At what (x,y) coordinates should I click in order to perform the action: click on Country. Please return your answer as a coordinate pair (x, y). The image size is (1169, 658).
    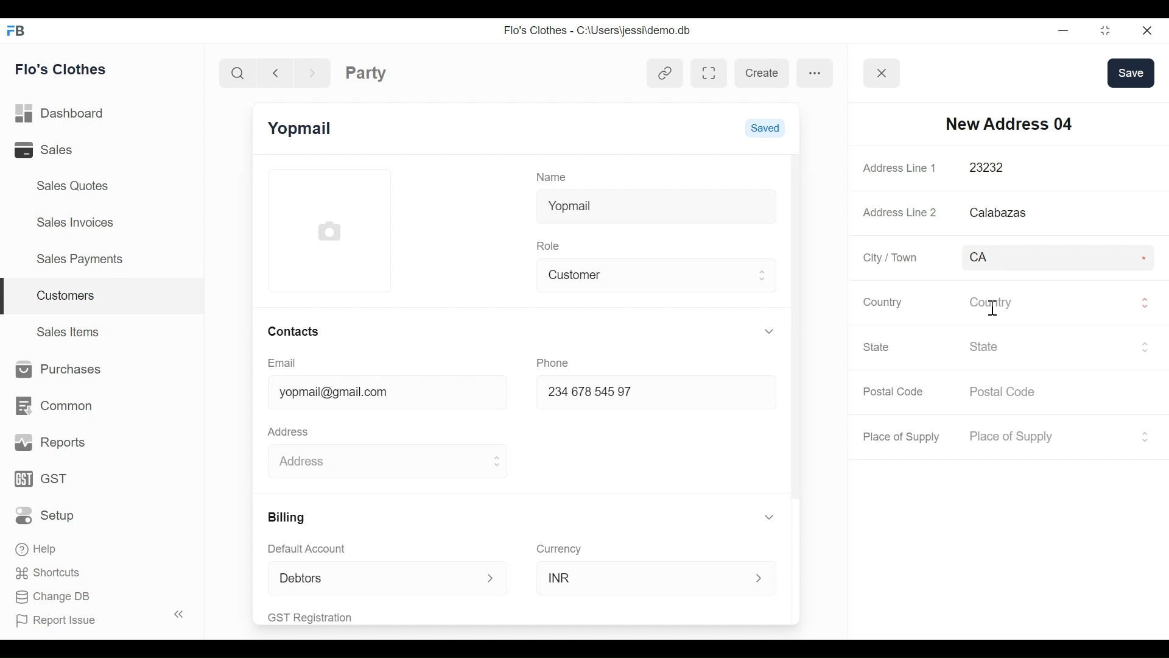
    Looking at the image, I should click on (1050, 301).